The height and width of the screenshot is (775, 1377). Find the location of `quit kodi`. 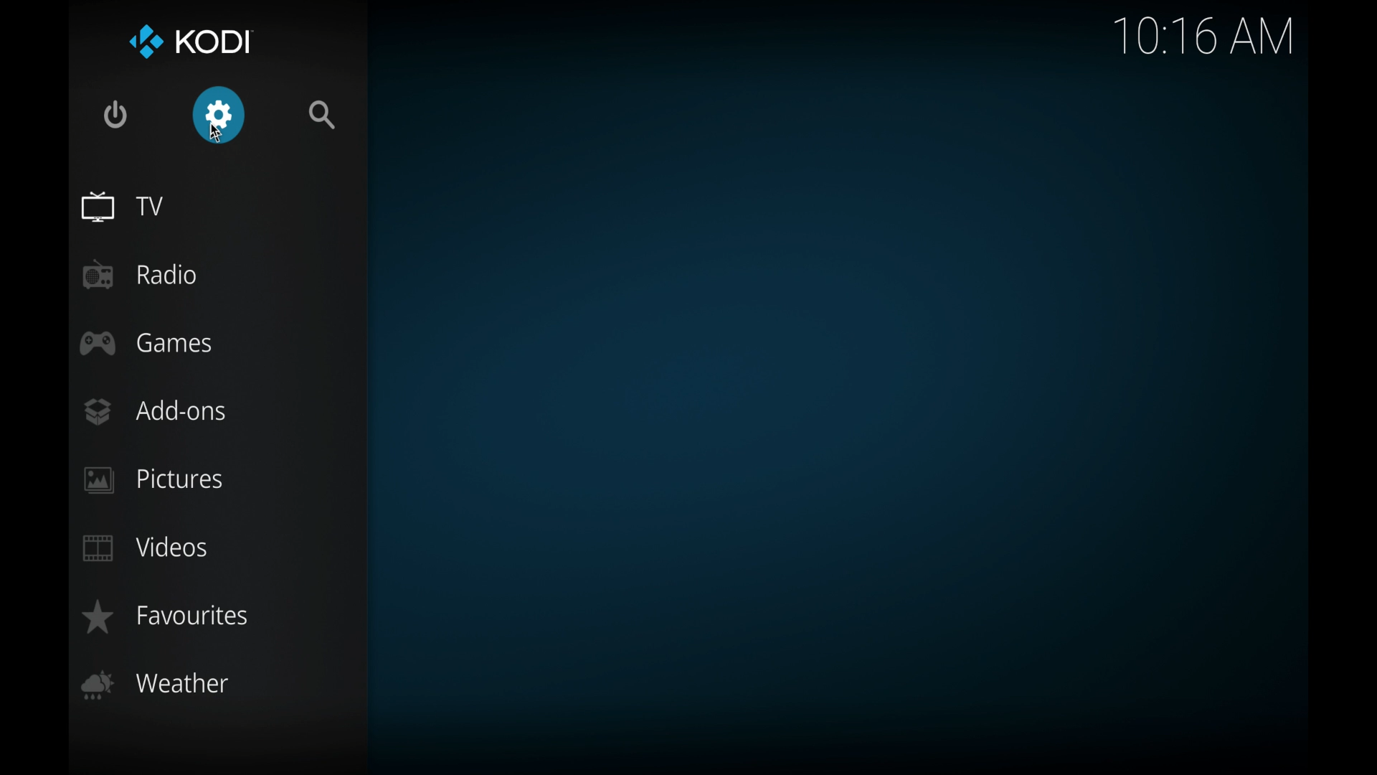

quit kodi is located at coordinates (116, 115).